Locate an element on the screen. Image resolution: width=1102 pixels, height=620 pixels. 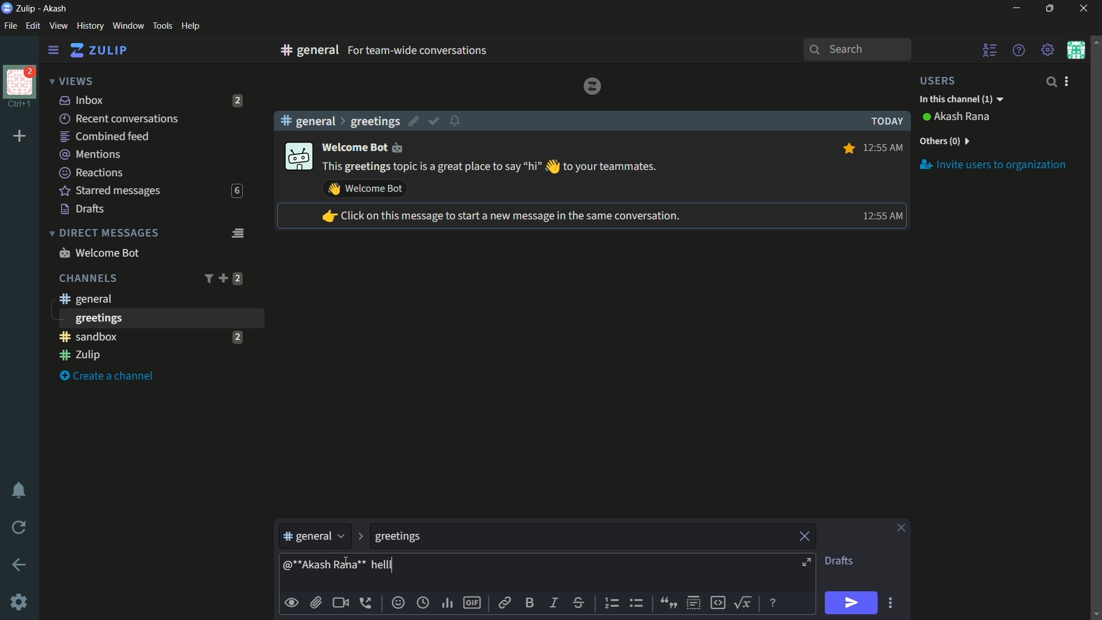
drafts is located at coordinates (83, 209).